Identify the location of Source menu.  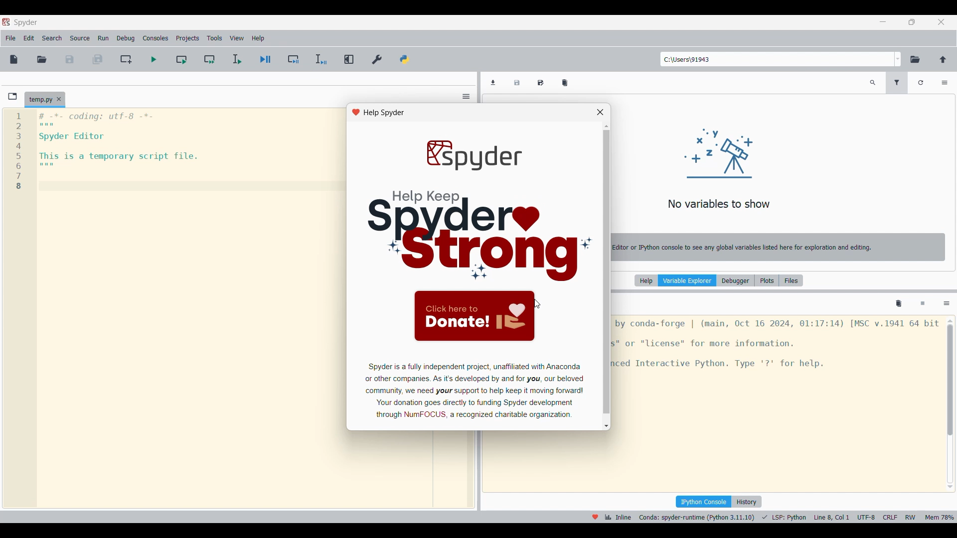
(80, 38).